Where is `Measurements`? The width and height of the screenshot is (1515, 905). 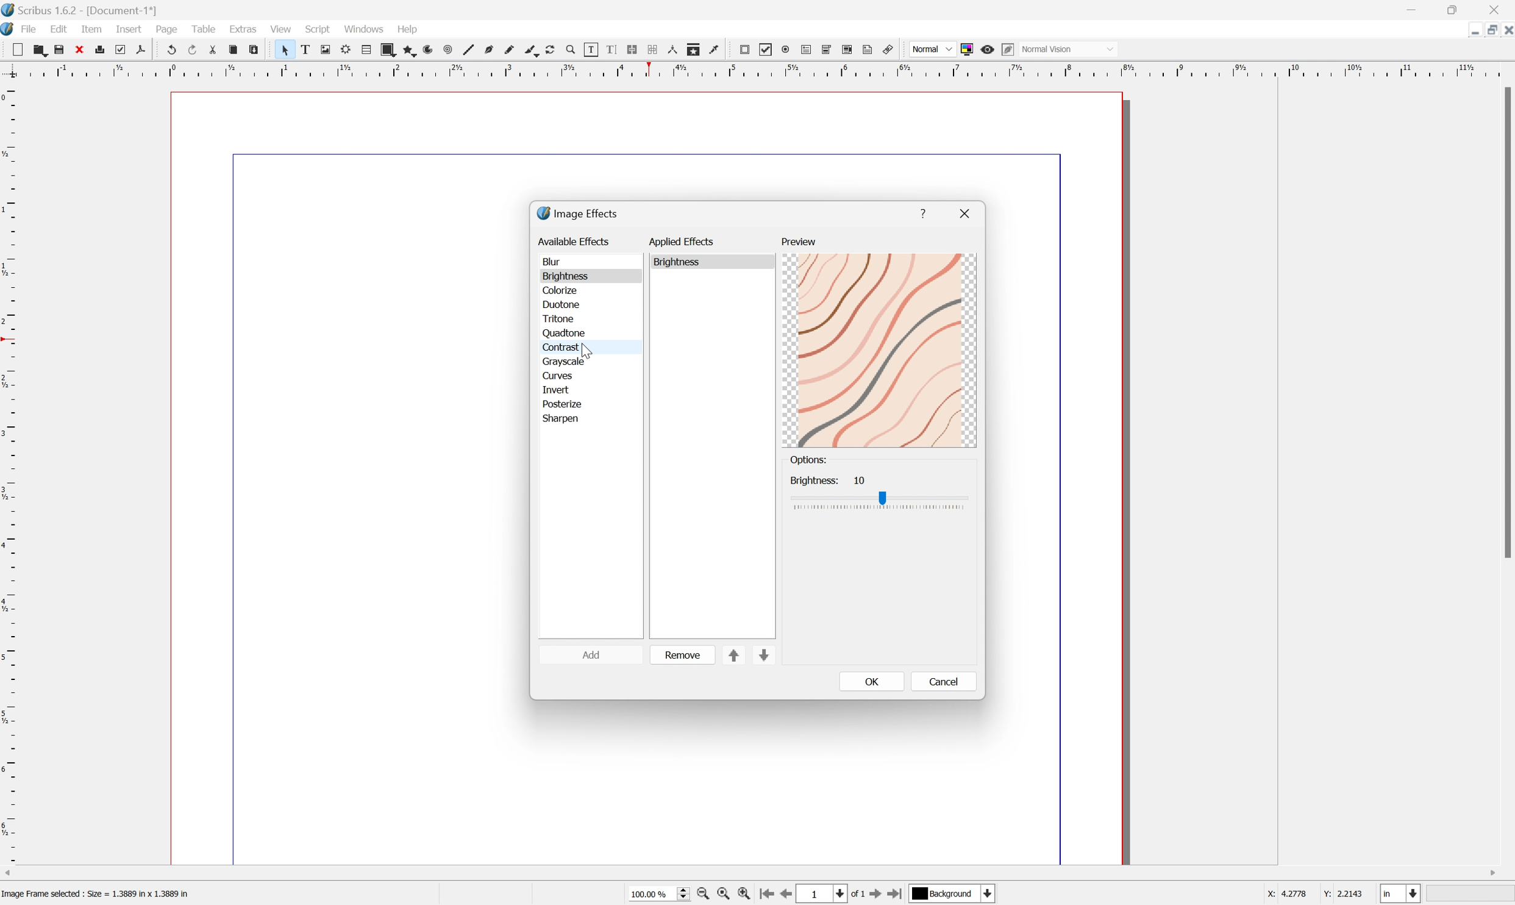 Measurements is located at coordinates (676, 49).